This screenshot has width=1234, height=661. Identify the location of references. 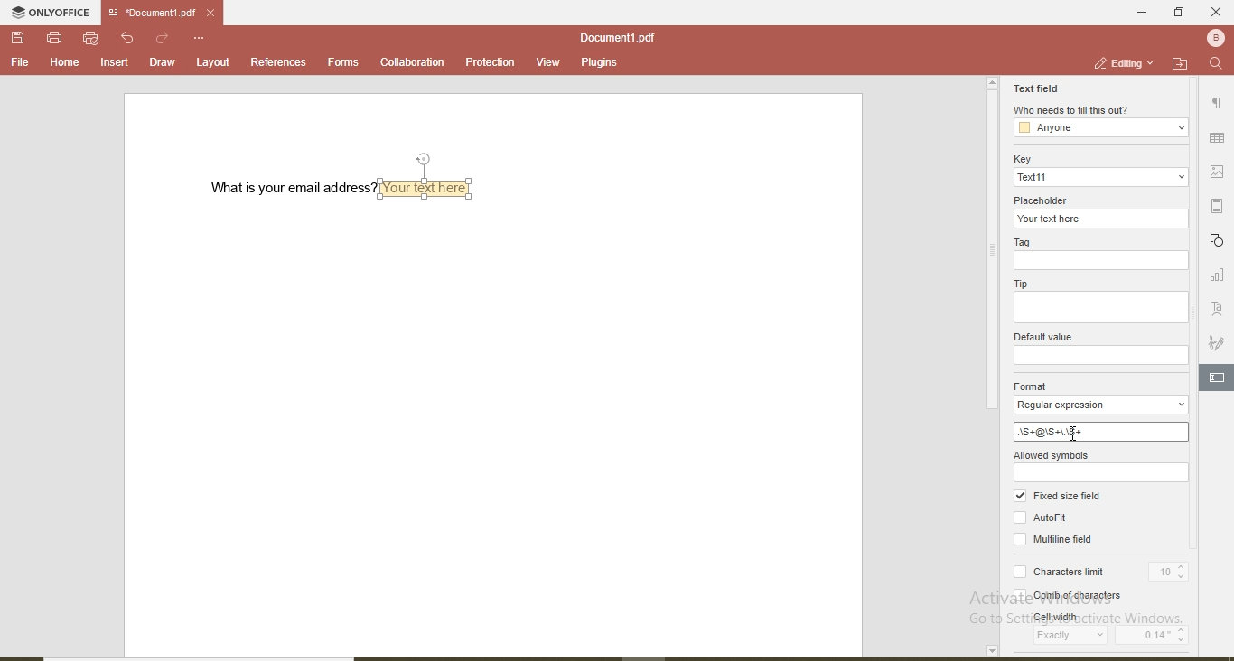
(278, 61).